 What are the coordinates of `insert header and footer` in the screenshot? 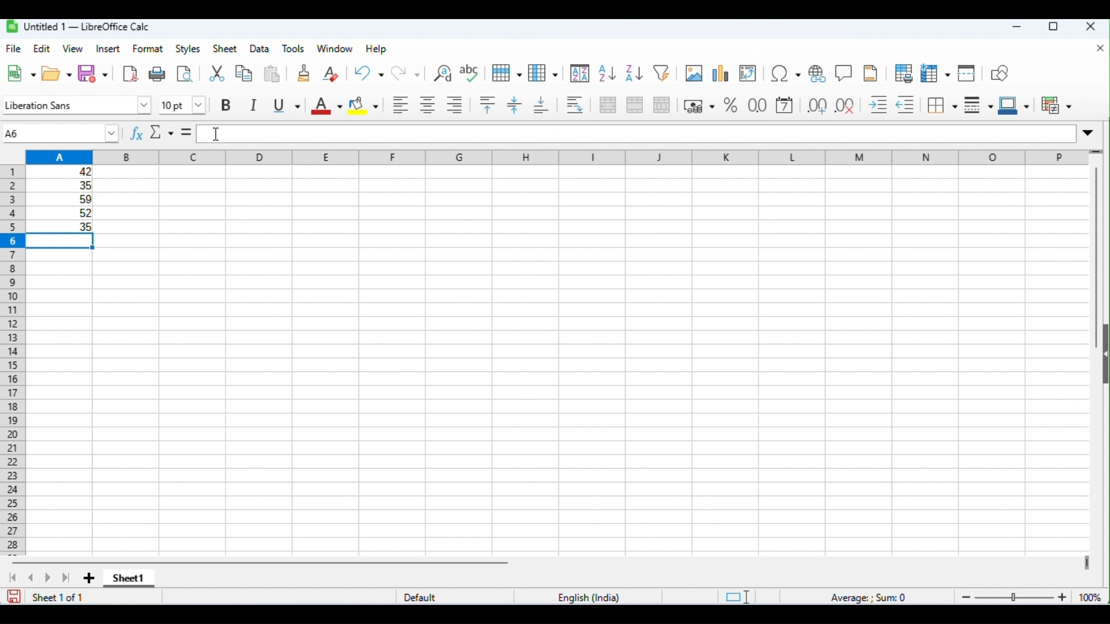 It's located at (871, 73).